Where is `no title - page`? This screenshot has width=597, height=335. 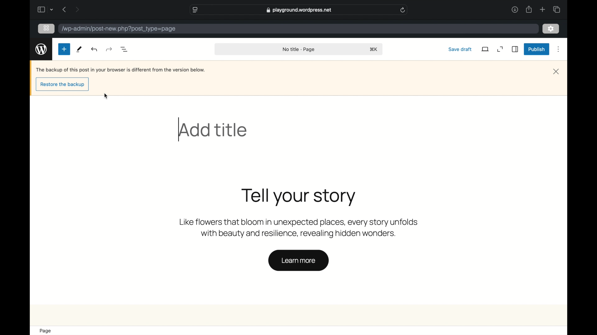 no title - page is located at coordinates (299, 50).